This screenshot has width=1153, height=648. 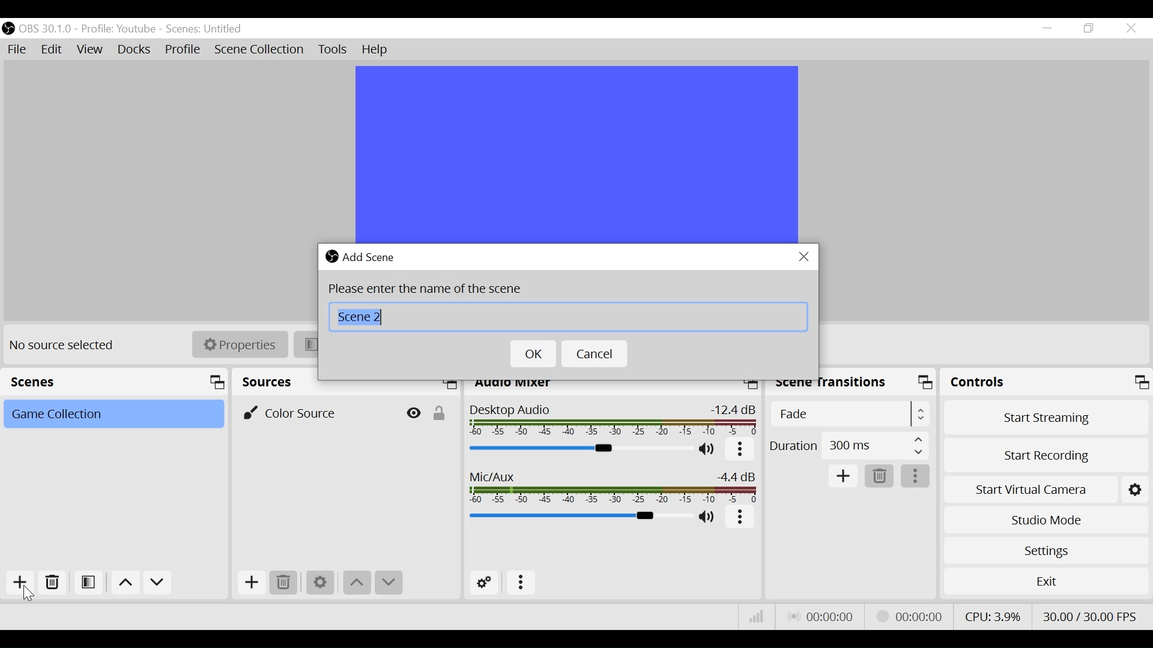 What do you see at coordinates (849, 445) in the screenshot?
I see `(un)select Duration` at bounding box center [849, 445].